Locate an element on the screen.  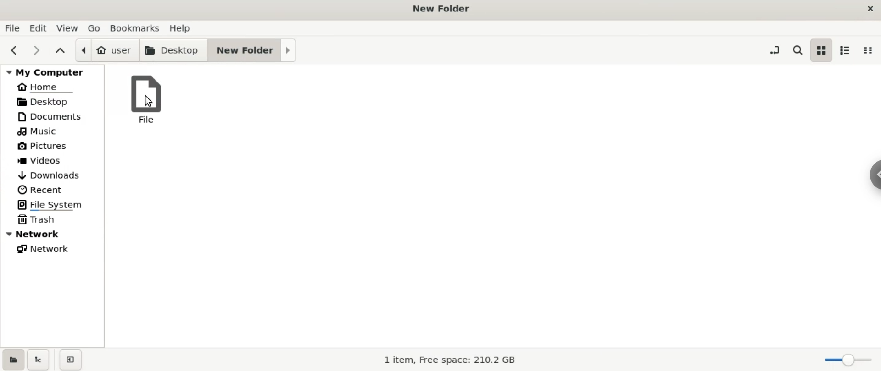
desktop is located at coordinates (174, 50).